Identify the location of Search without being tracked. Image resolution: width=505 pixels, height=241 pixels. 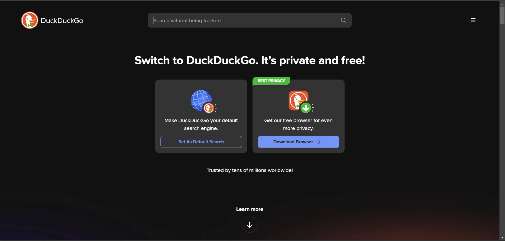
(240, 21).